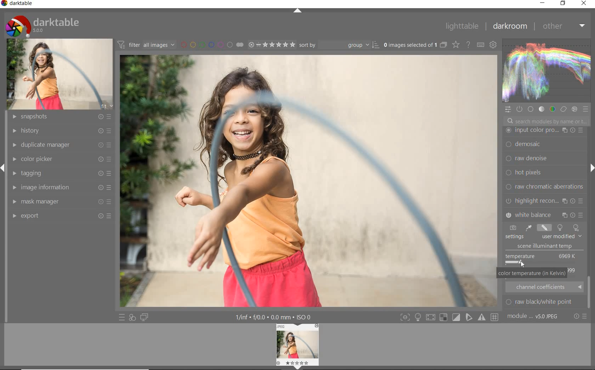  Describe the element at coordinates (146, 317) in the screenshot. I see `display a second darkroom image window` at that location.